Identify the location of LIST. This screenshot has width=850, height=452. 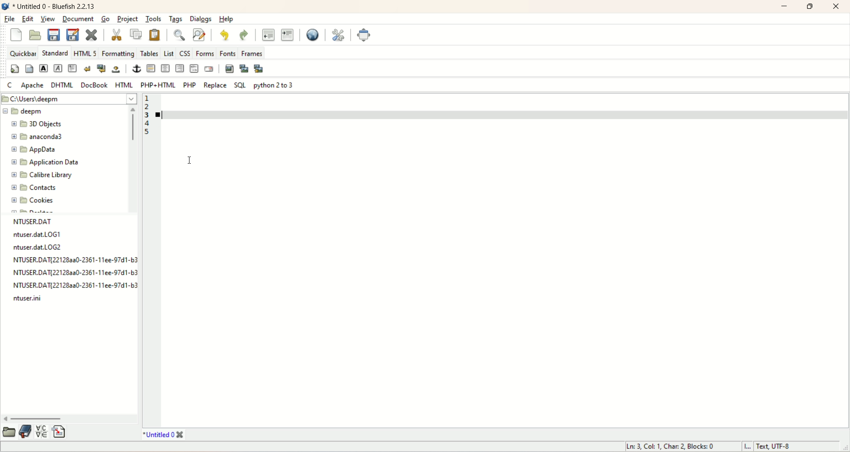
(170, 54).